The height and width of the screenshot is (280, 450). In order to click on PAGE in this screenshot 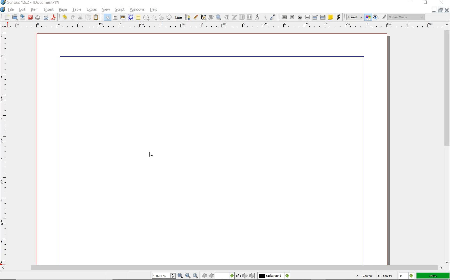, I will do `click(62, 10)`.